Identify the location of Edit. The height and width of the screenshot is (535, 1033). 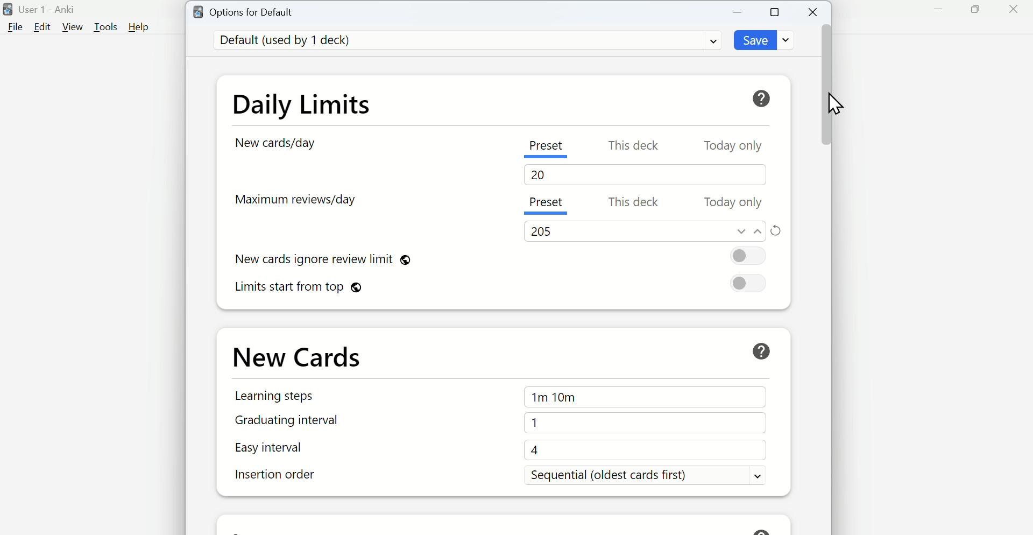
(43, 27).